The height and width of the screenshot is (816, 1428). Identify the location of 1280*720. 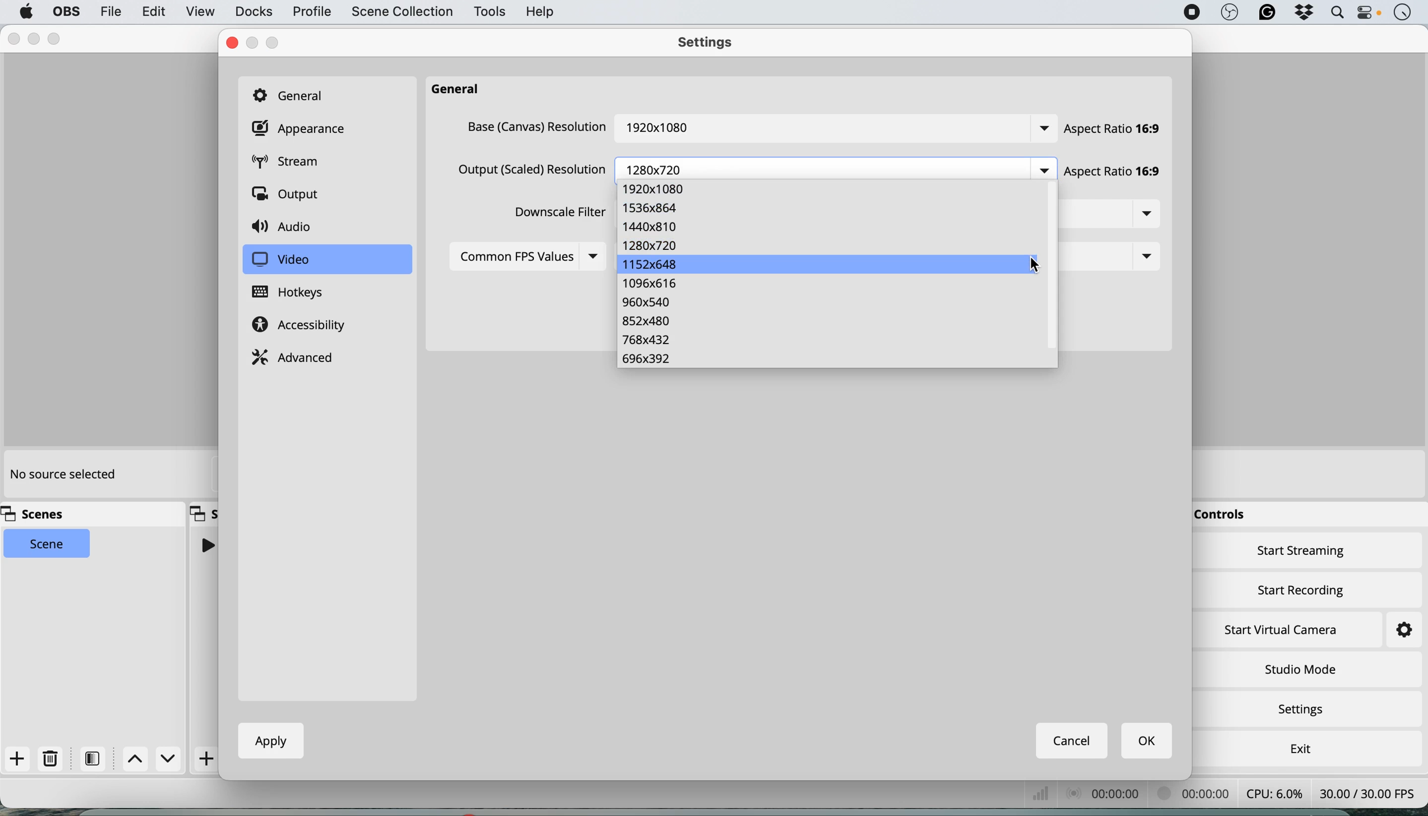
(662, 168).